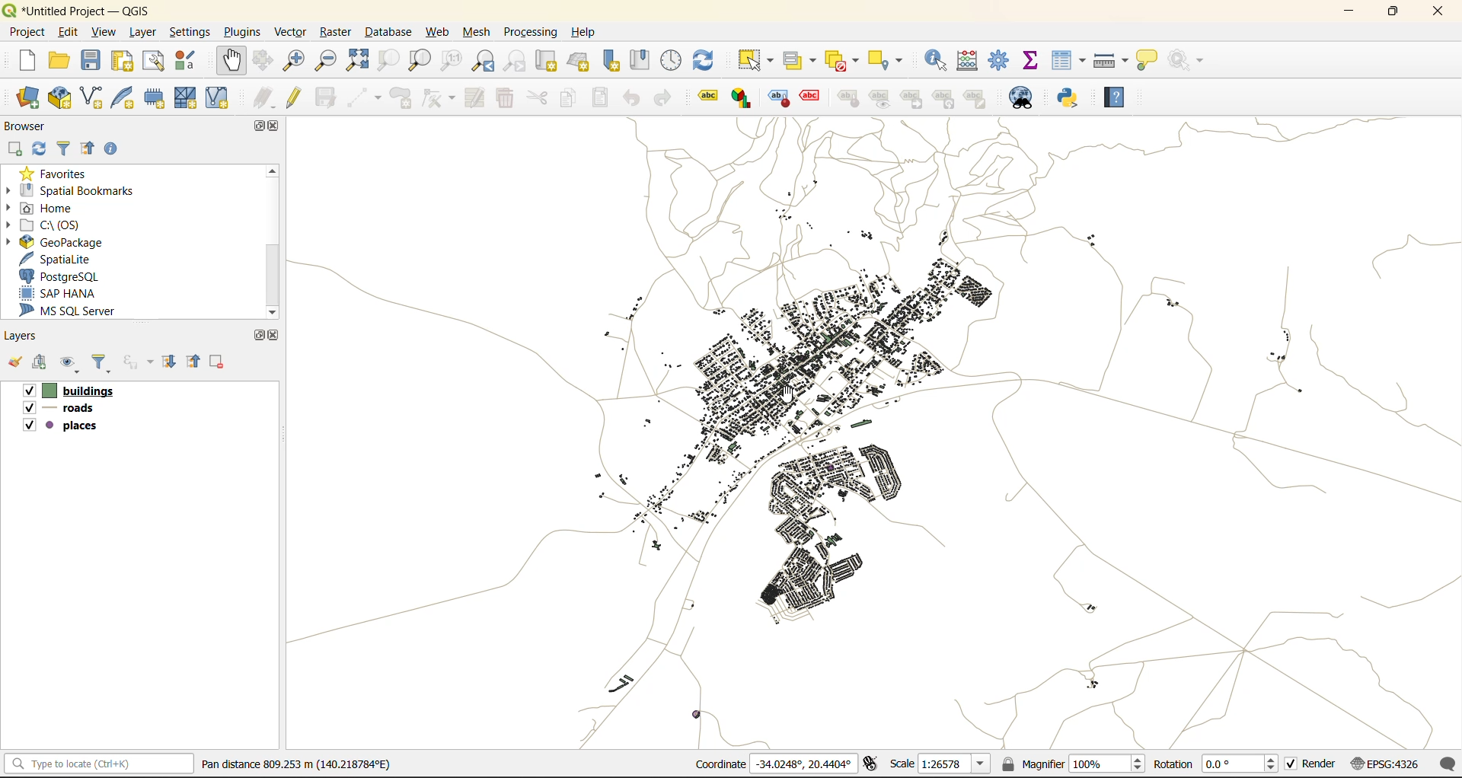 This screenshot has height=778, width=1462. Describe the element at coordinates (63, 257) in the screenshot. I see `spatialite` at that location.